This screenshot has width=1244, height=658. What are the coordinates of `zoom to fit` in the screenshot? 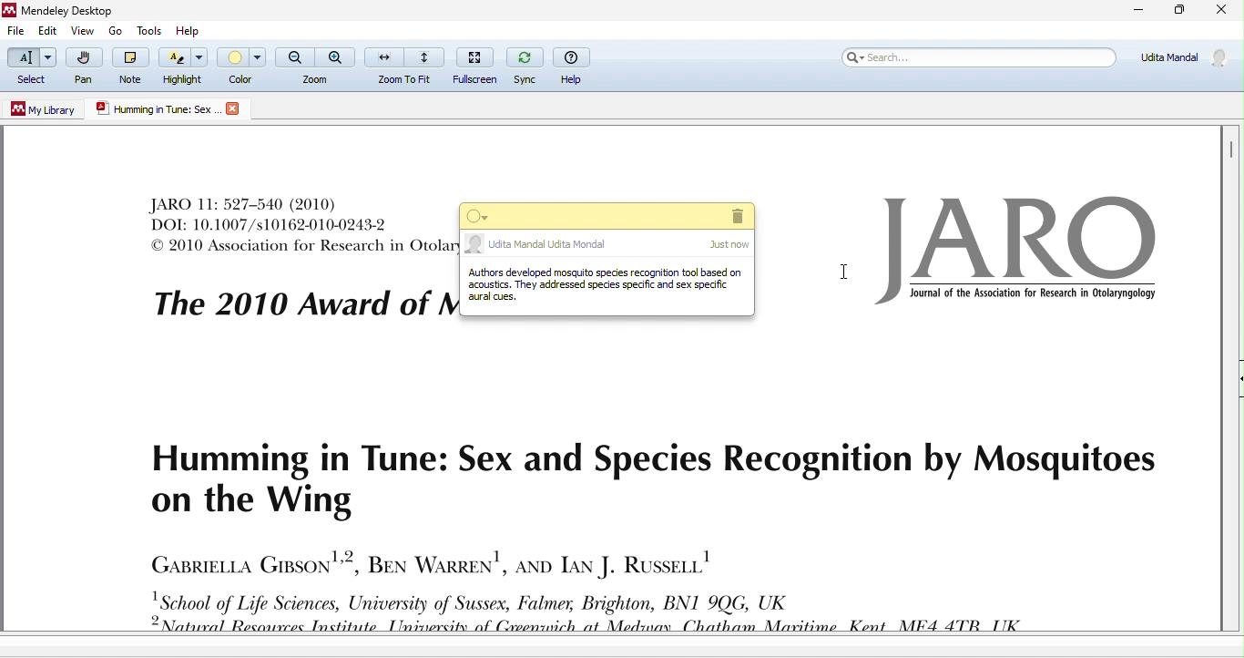 It's located at (406, 66).